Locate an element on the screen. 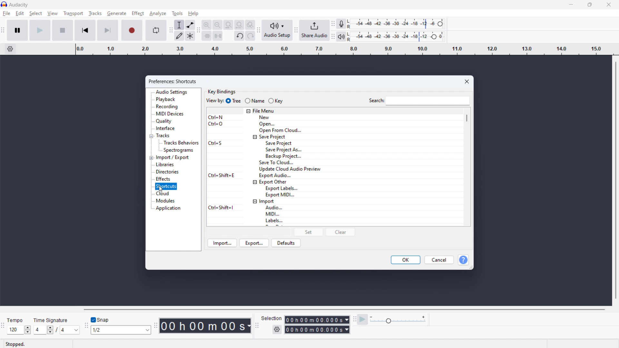 The height and width of the screenshot is (348, 619). stop is located at coordinates (63, 30).